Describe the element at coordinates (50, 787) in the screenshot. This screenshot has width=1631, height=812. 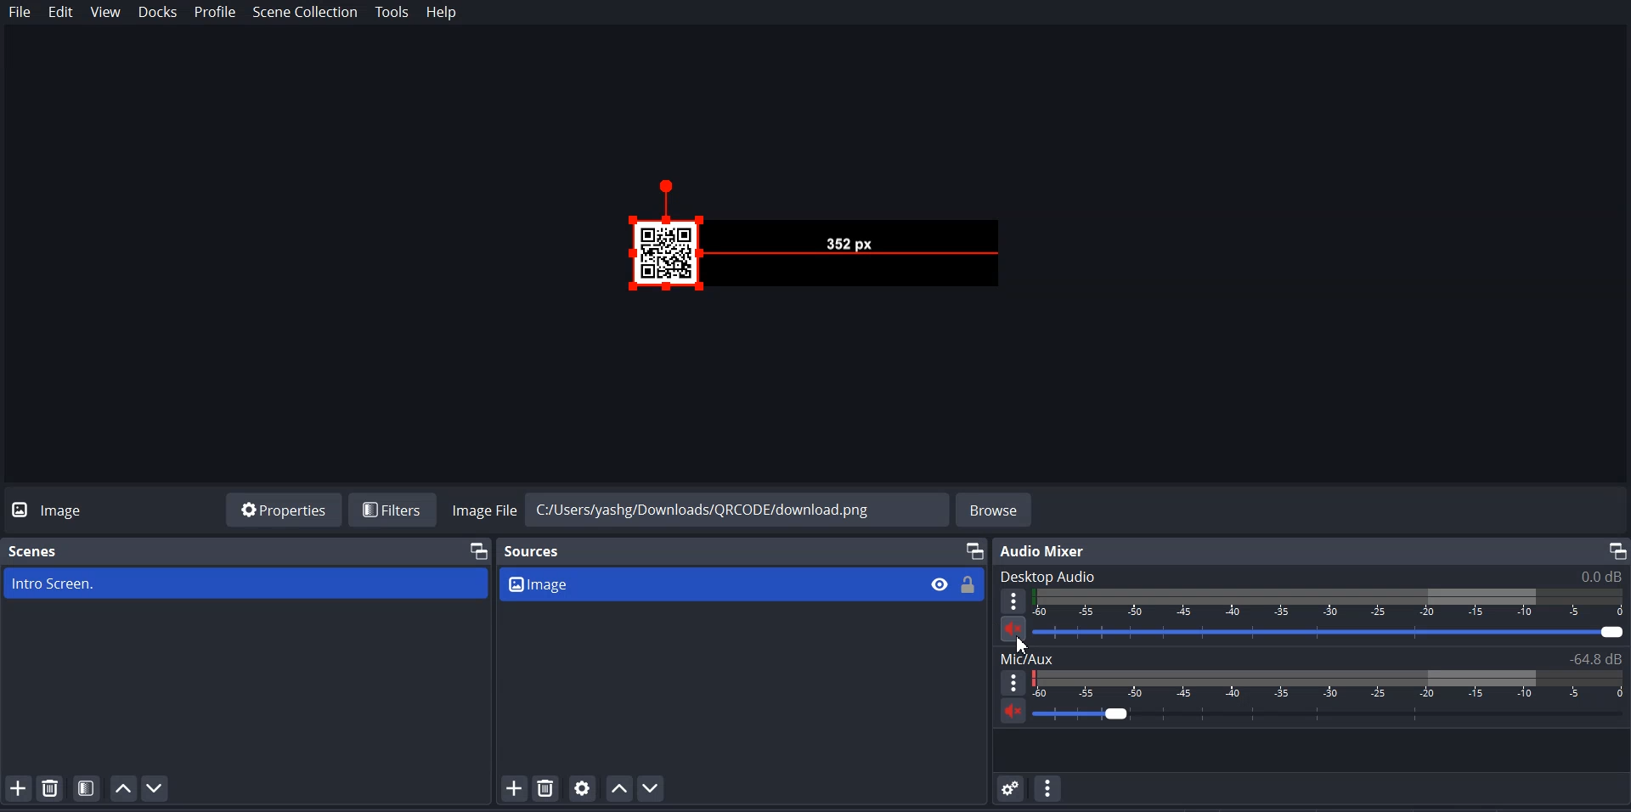
I see `Remove selected Scene` at that location.